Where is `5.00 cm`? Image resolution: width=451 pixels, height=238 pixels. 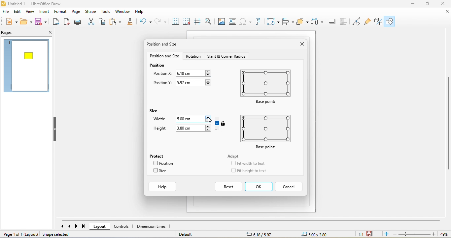
5.00 cm is located at coordinates (192, 118).